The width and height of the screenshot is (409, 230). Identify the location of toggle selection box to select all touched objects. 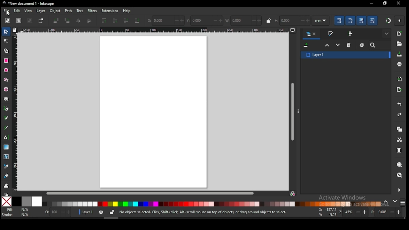
(41, 21).